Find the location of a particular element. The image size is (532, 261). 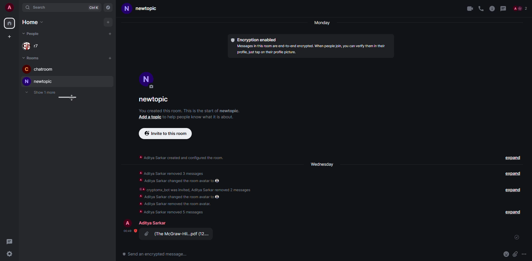

add is located at coordinates (111, 58).